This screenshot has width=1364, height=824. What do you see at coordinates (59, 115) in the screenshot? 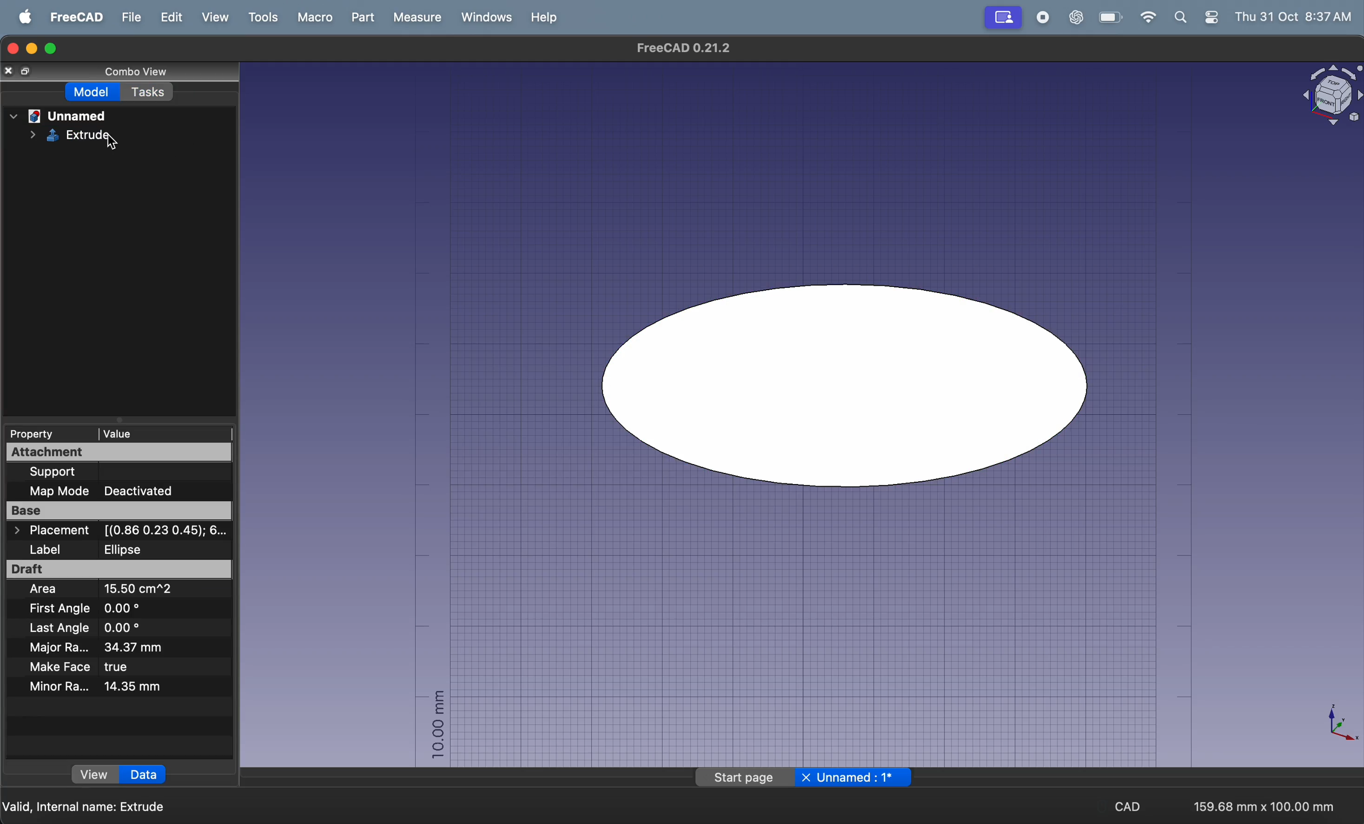
I see `unnamed file` at bounding box center [59, 115].